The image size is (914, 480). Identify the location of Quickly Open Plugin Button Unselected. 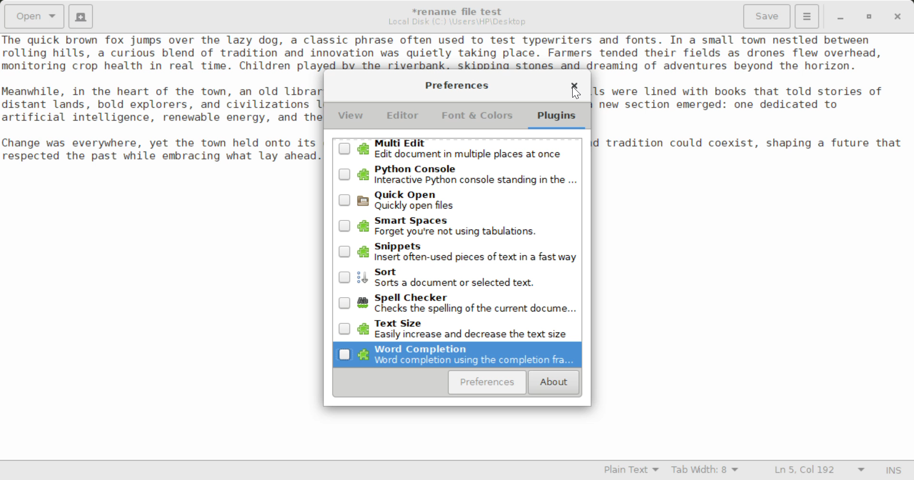
(457, 200).